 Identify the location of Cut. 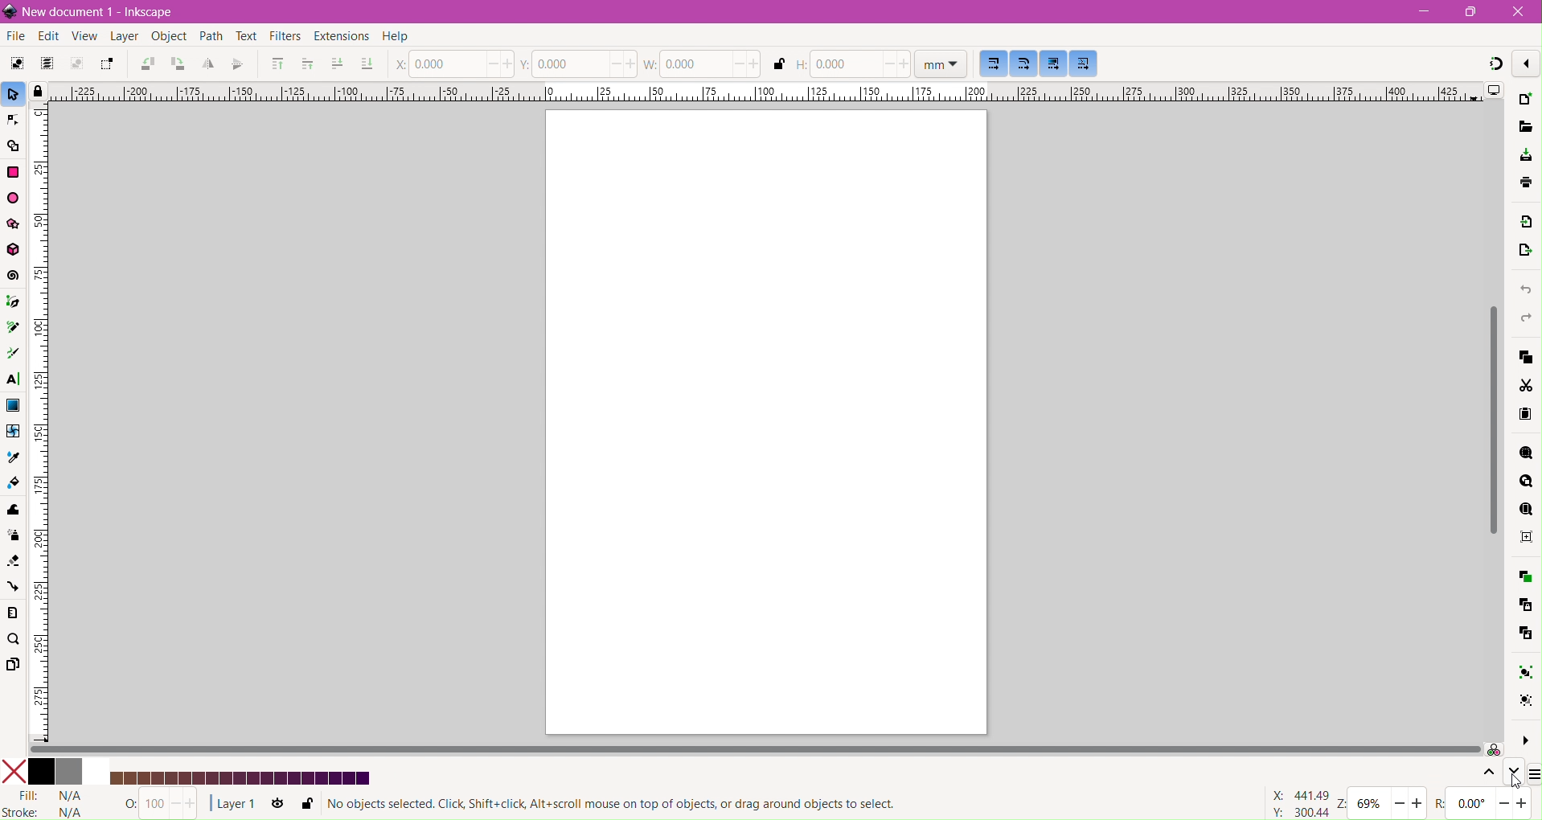
(1526, 386).